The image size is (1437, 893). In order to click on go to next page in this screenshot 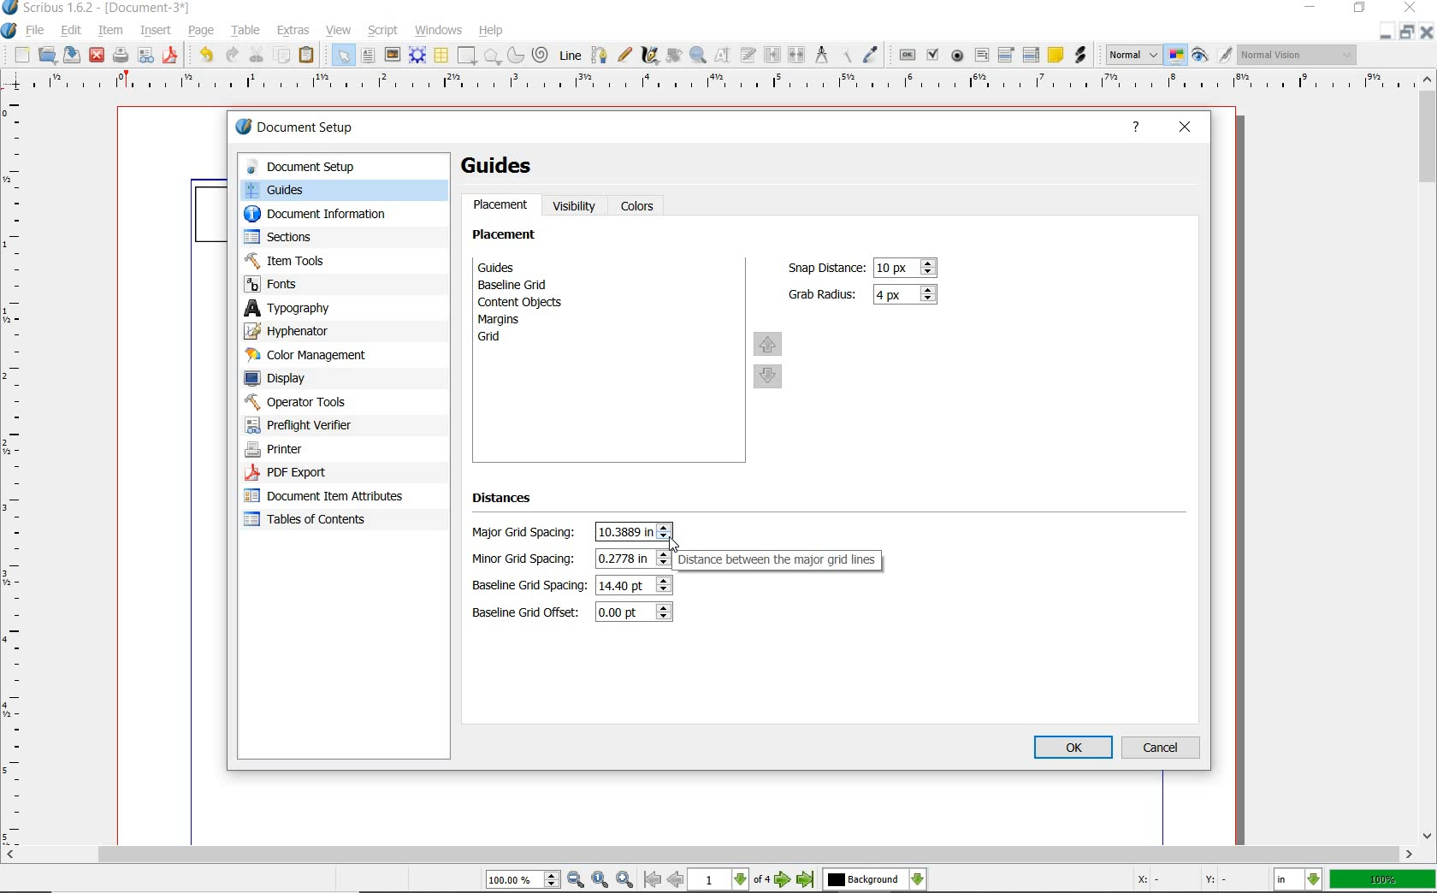, I will do `click(785, 880)`.